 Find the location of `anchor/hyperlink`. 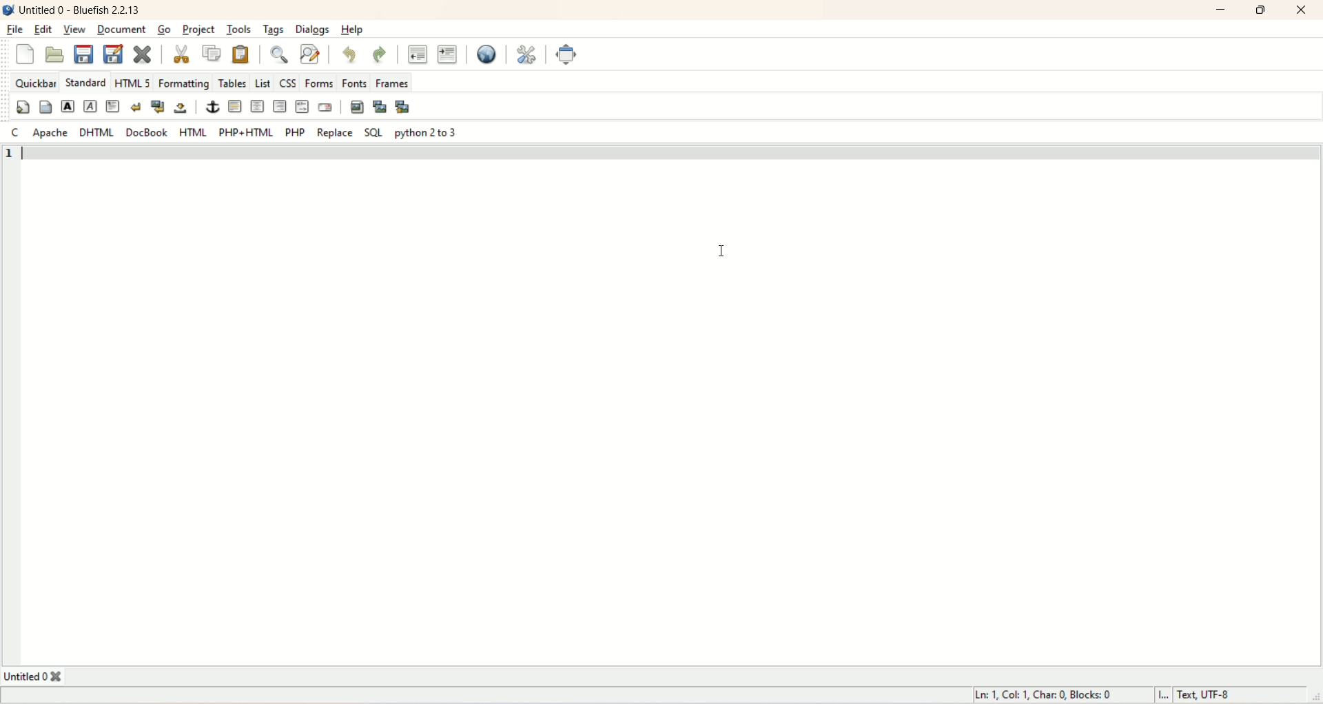

anchor/hyperlink is located at coordinates (213, 107).